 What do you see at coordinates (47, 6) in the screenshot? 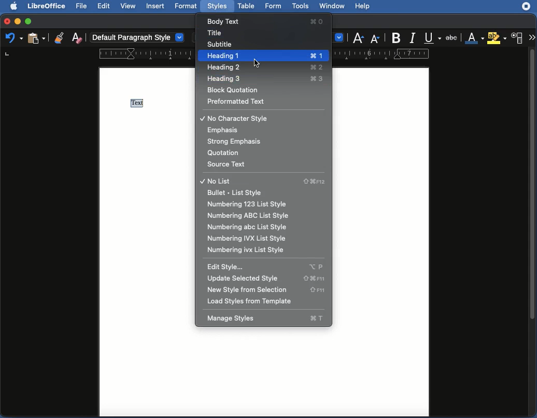
I see `LibreOffice` at bounding box center [47, 6].